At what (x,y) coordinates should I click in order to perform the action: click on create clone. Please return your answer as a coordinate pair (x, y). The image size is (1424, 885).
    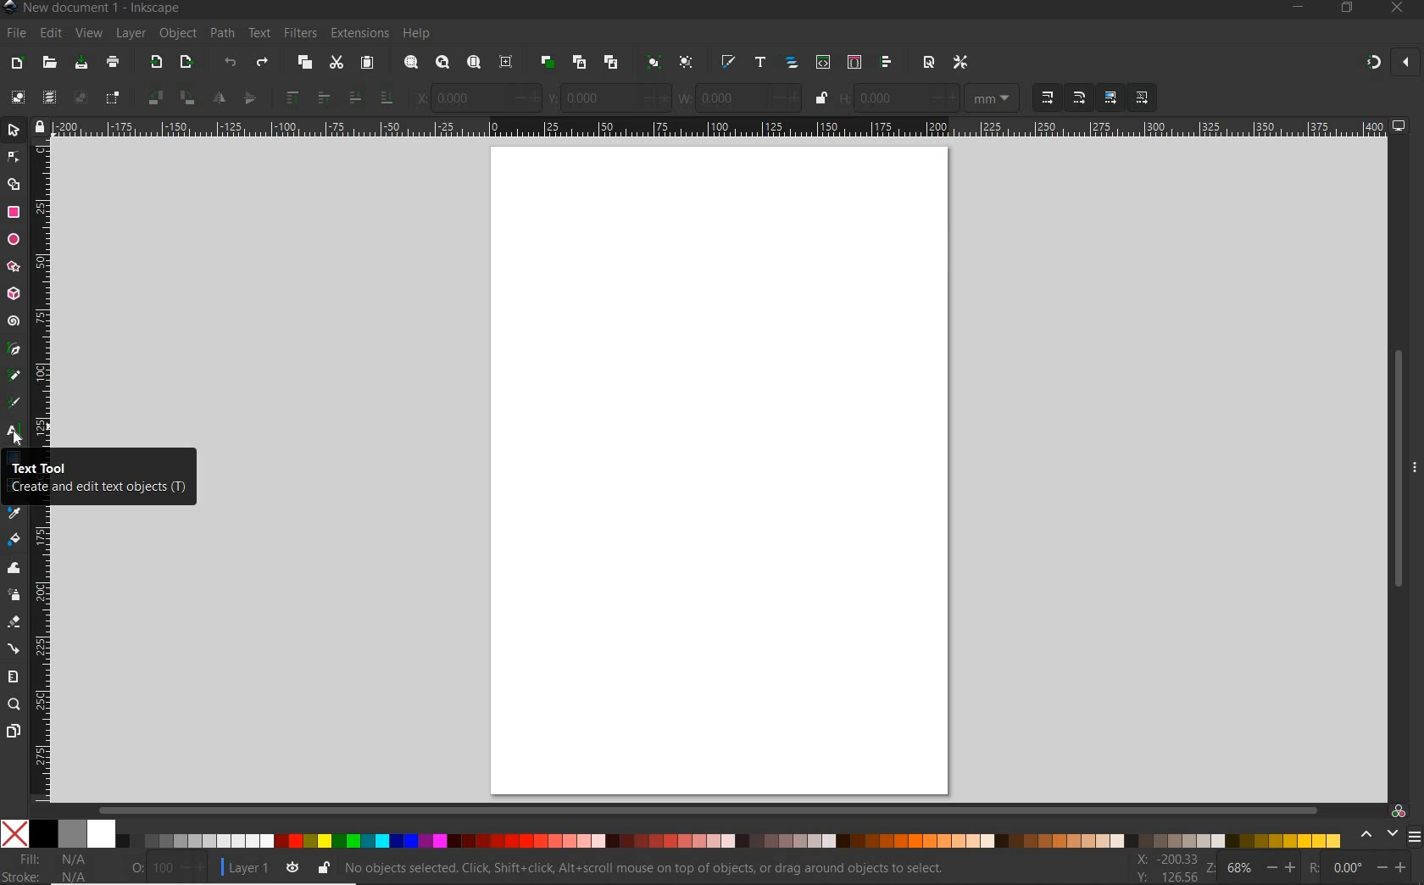
    Looking at the image, I should click on (577, 63).